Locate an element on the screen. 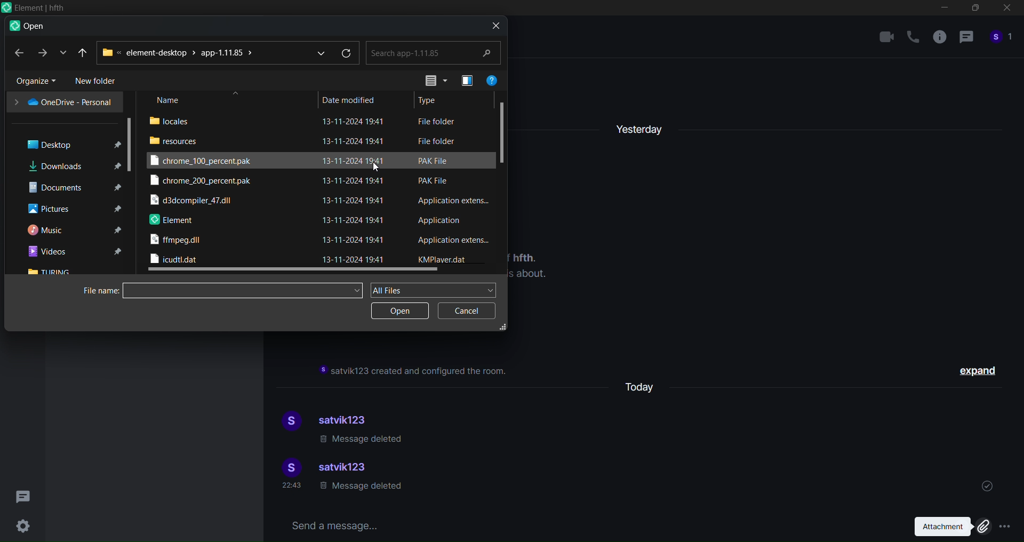 This screenshot has height=542, width=1024. instruction is located at coordinates (415, 371).